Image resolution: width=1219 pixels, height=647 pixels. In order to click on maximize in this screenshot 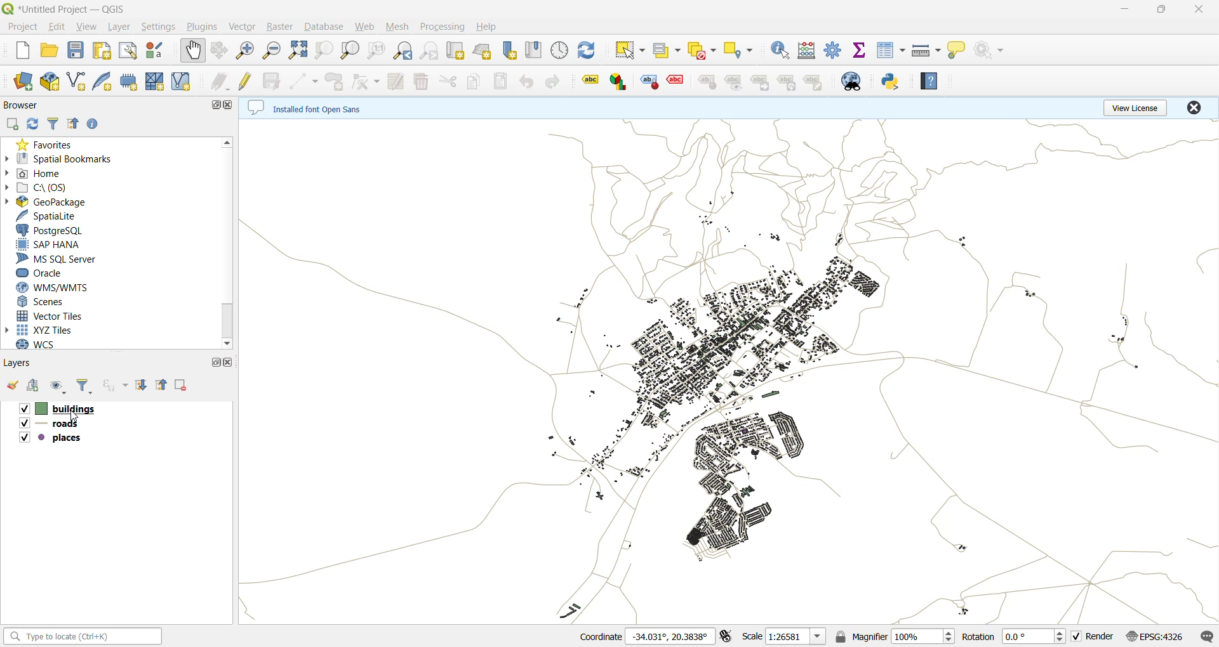, I will do `click(216, 362)`.